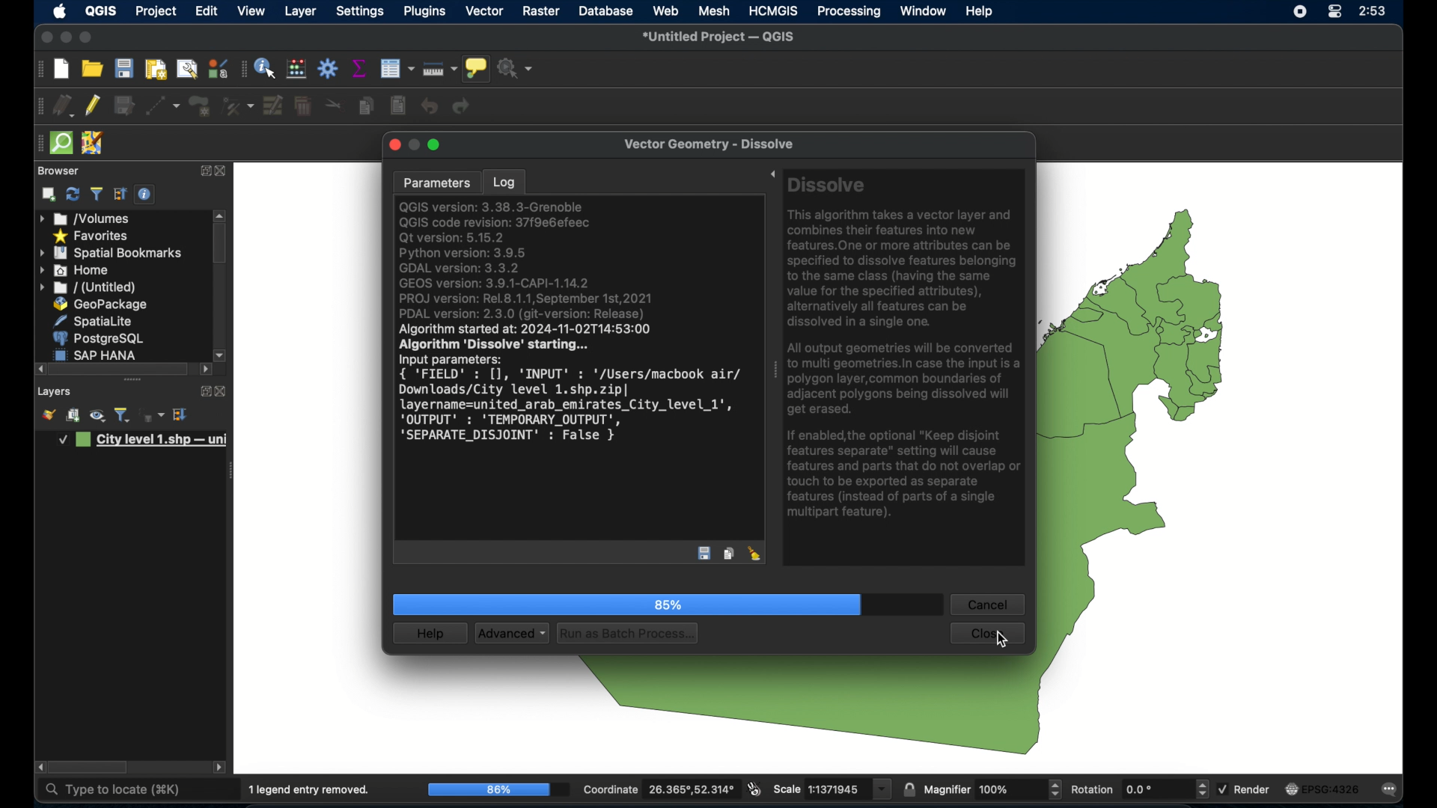  What do you see at coordinates (360, 69) in the screenshot?
I see `show statistical summary` at bounding box center [360, 69].